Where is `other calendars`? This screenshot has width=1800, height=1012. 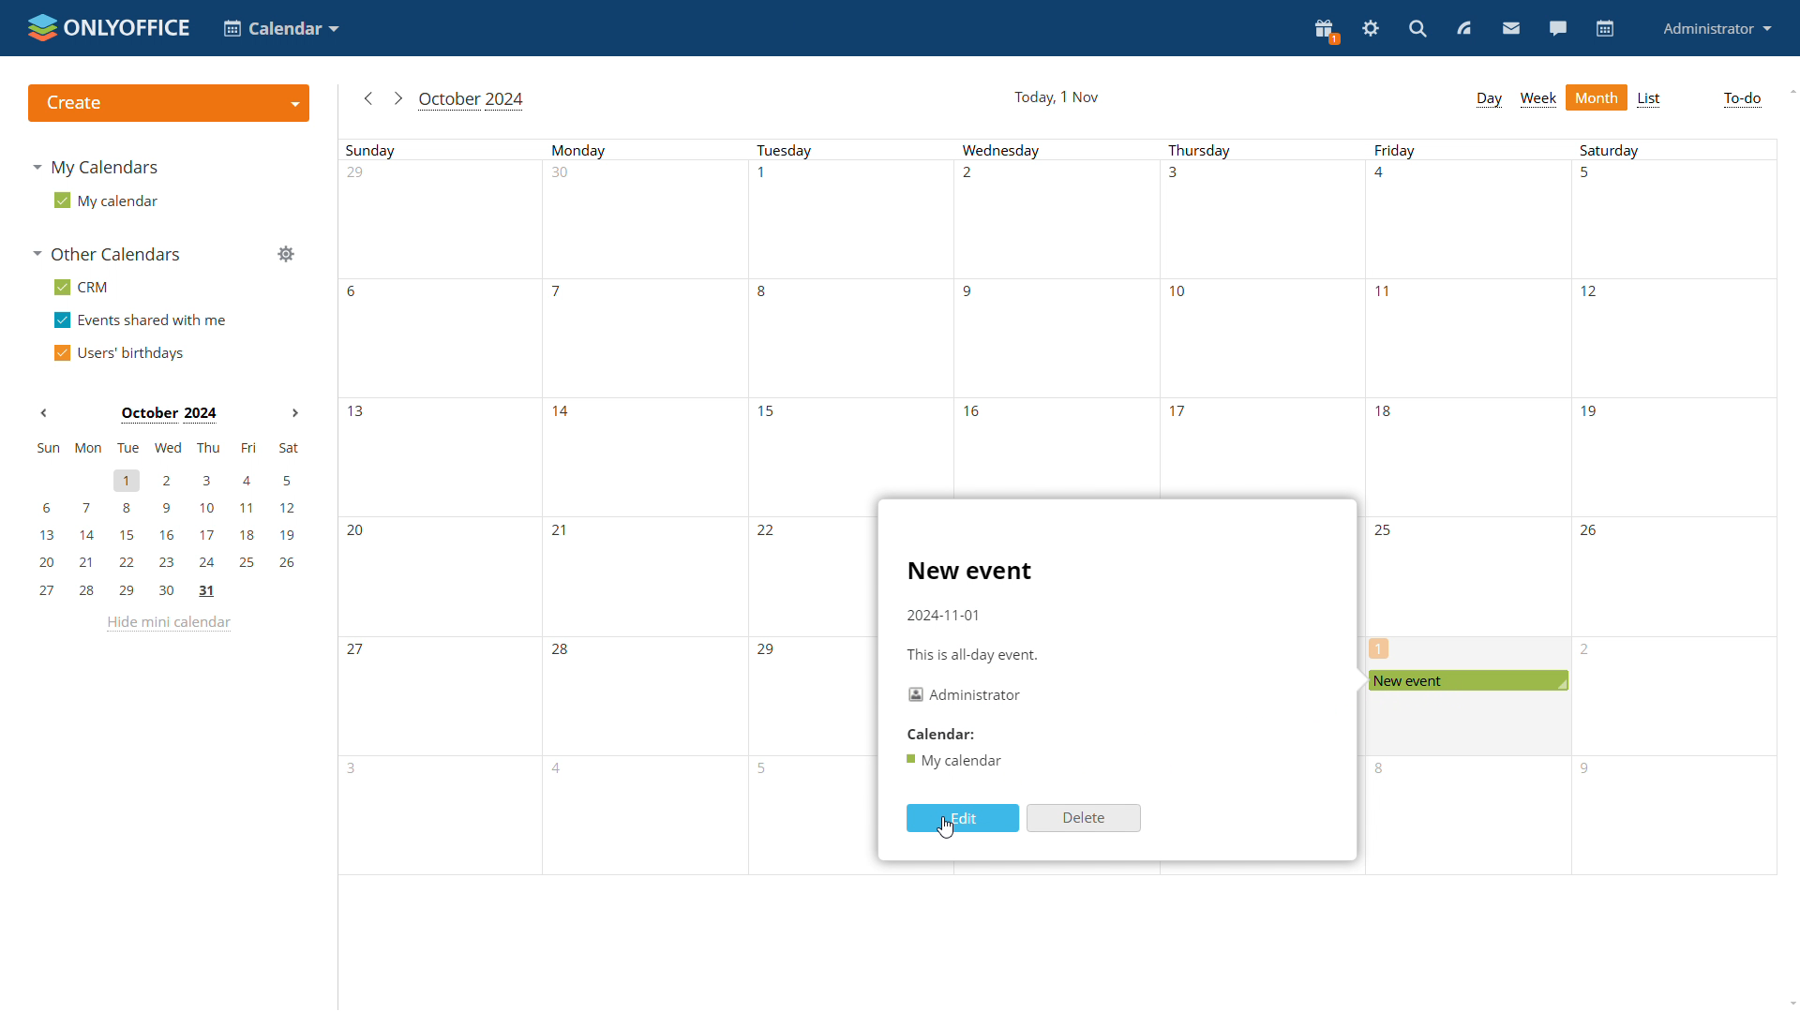
other calendars is located at coordinates (109, 255).